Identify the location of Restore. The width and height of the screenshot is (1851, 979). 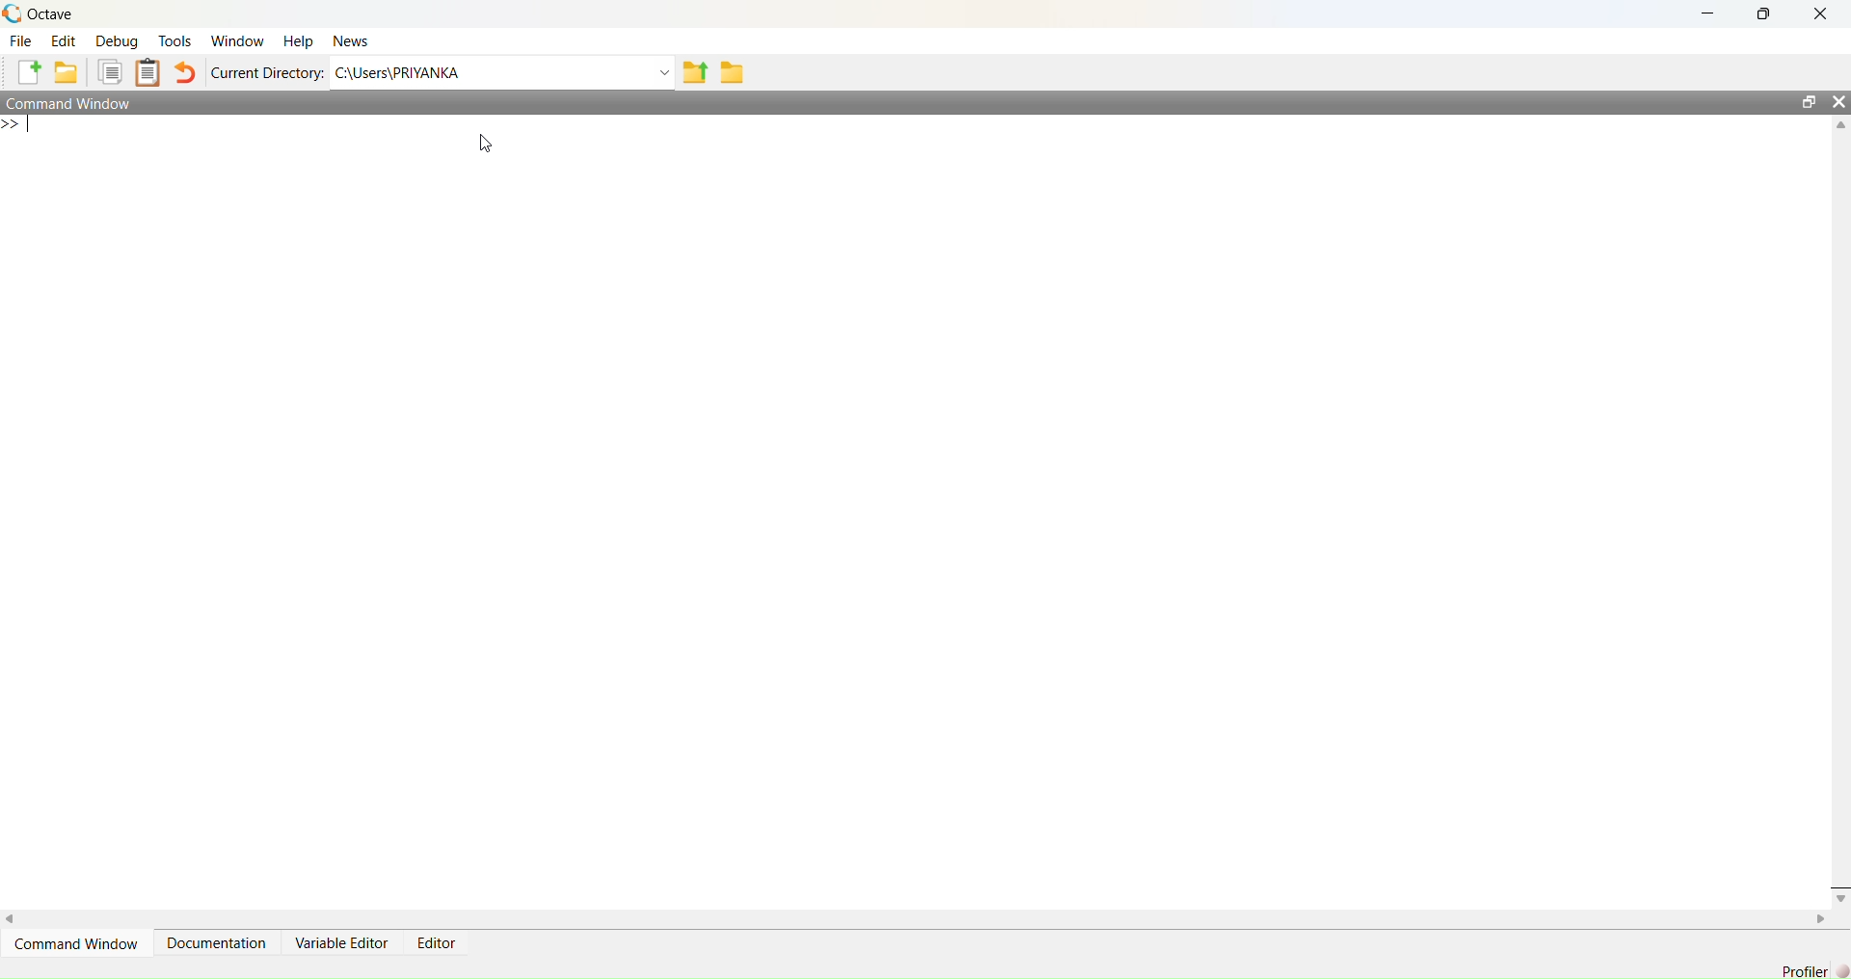
(1811, 102).